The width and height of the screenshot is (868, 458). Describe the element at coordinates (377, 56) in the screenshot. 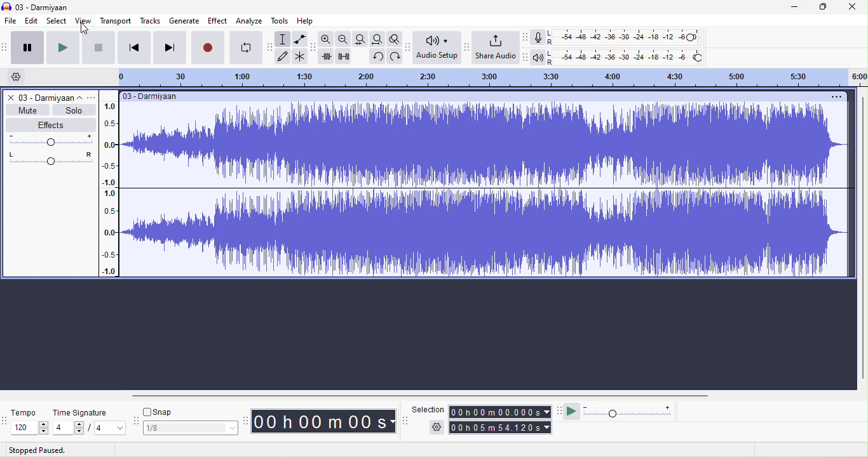

I see `redo` at that location.